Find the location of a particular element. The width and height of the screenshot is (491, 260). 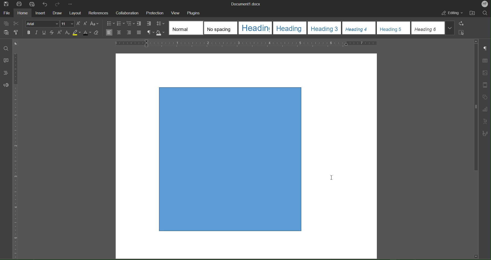

Signature is located at coordinates (485, 134).